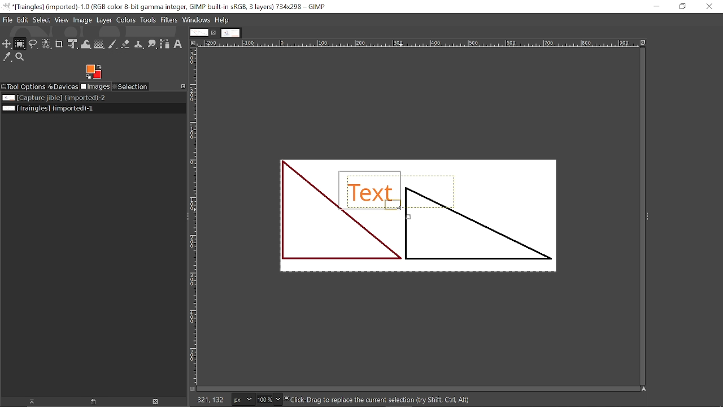 The width and height of the screenshot is (723, 407). What do you see at coordinates (214, 32) in the screenshot?
I see `Close current tab` at bounding box center [214, 32].